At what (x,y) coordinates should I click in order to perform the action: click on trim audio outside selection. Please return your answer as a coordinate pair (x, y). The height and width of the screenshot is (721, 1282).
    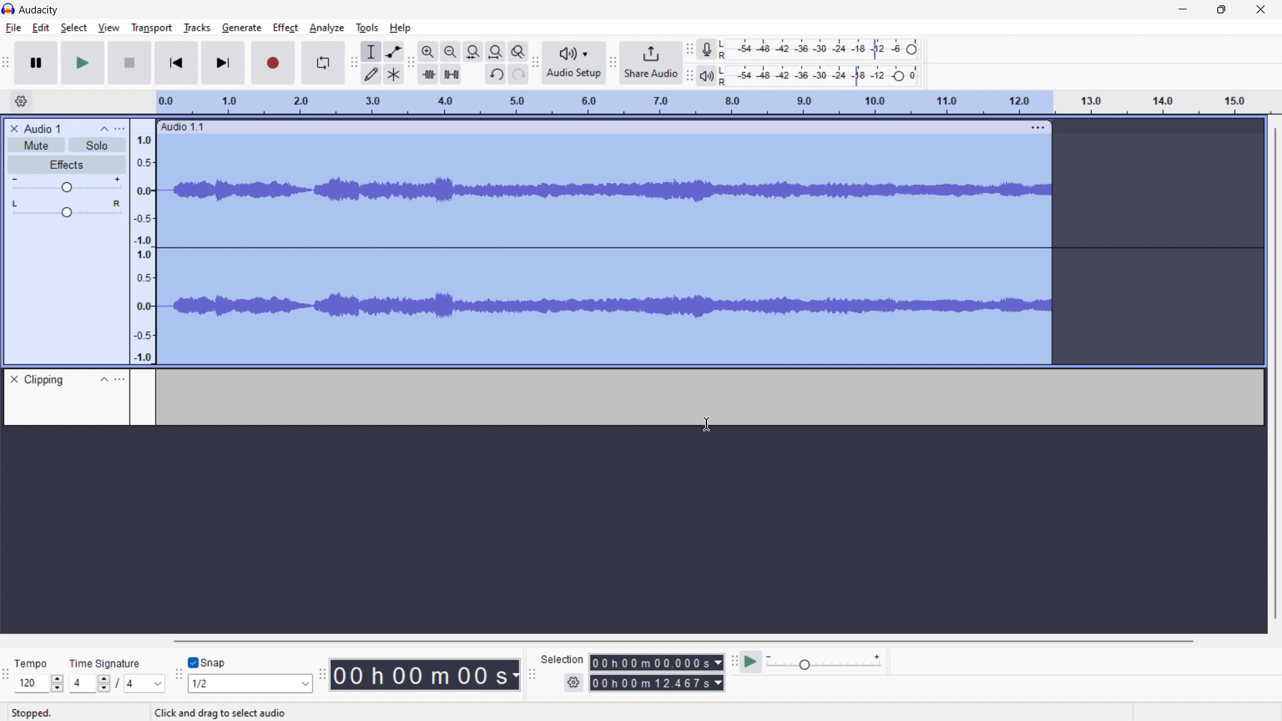
    Looking at the image, I should click on (428, 73).